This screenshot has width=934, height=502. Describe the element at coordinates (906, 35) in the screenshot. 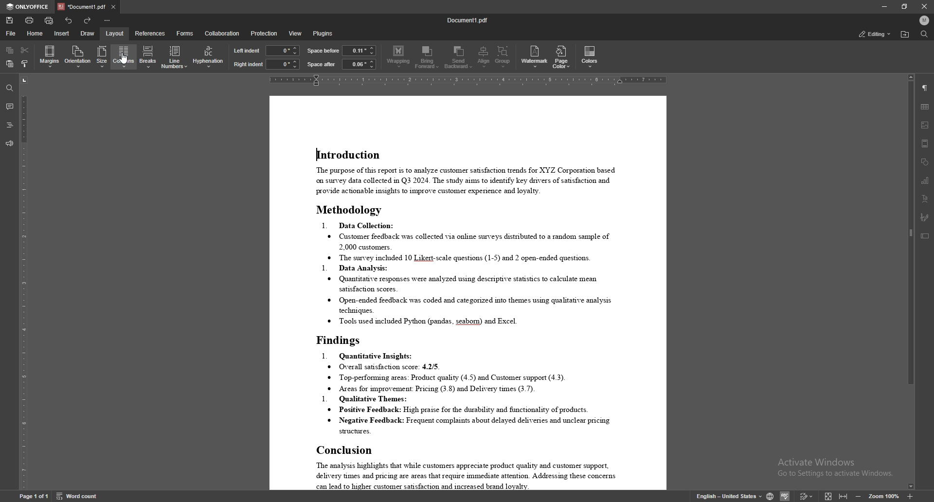

I see `find location` at that location.